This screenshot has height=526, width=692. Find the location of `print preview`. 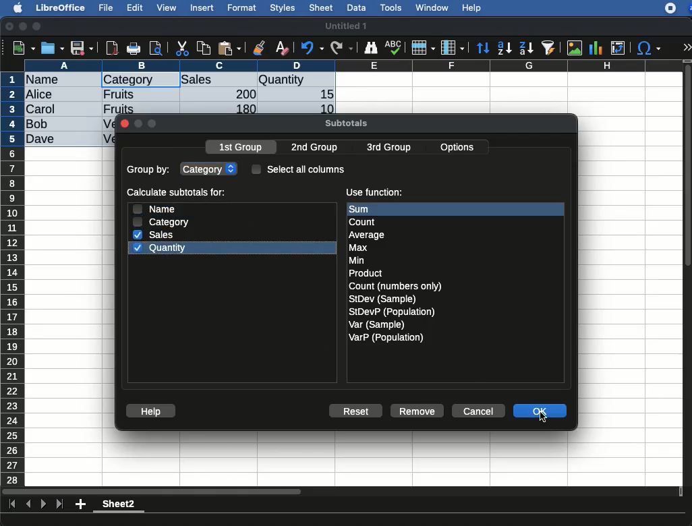

print preview is located at coordinates (156, 49).